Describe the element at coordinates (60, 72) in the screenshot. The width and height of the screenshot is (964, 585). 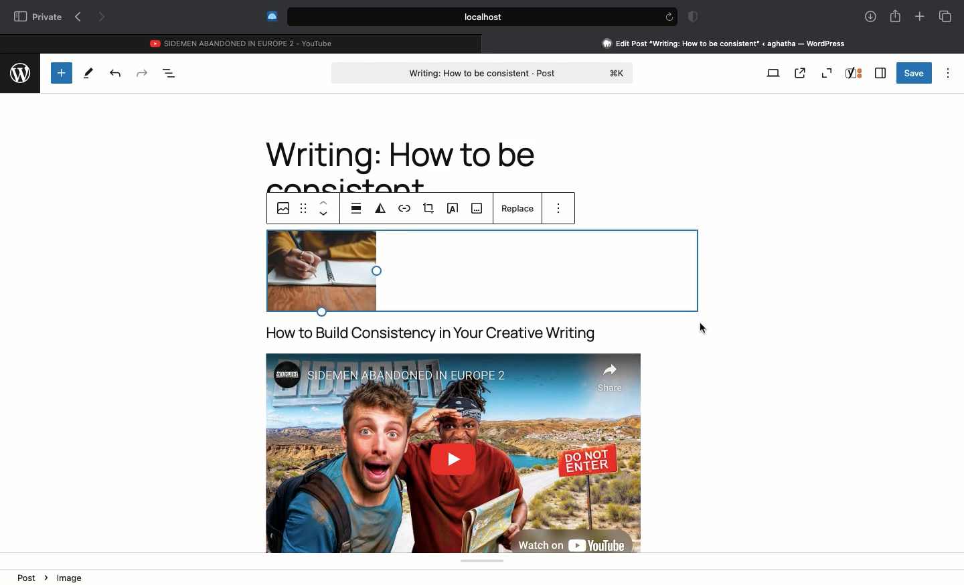
I see `Add new block` at that location.